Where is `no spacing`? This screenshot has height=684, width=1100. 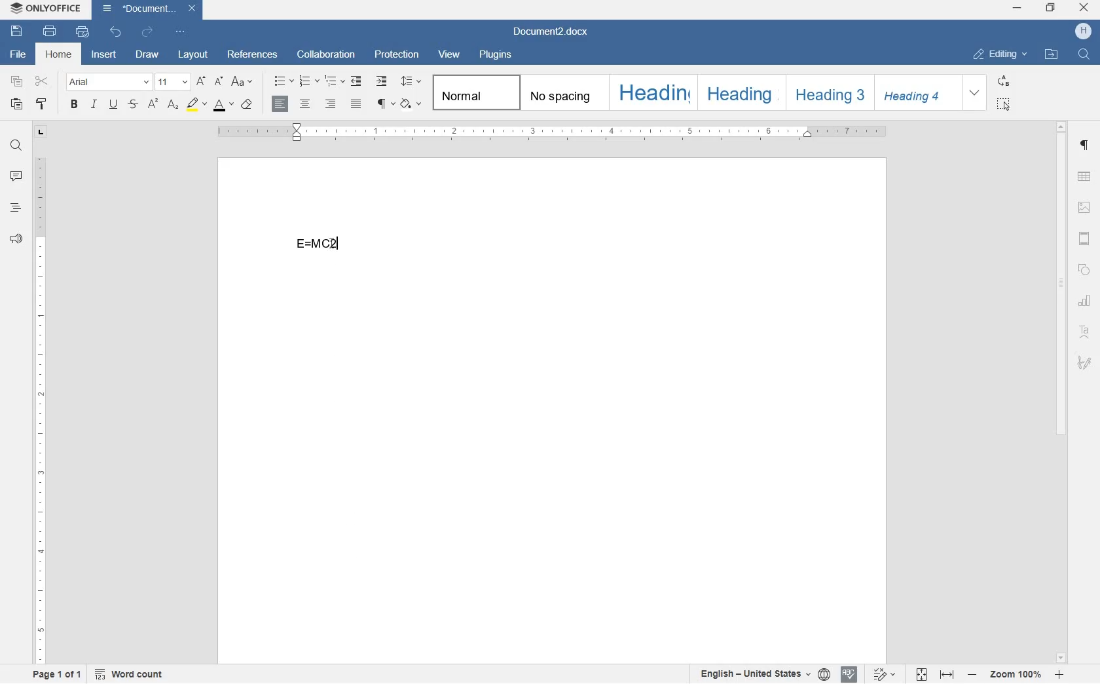
no spacing is located at coordinates (562, 92).